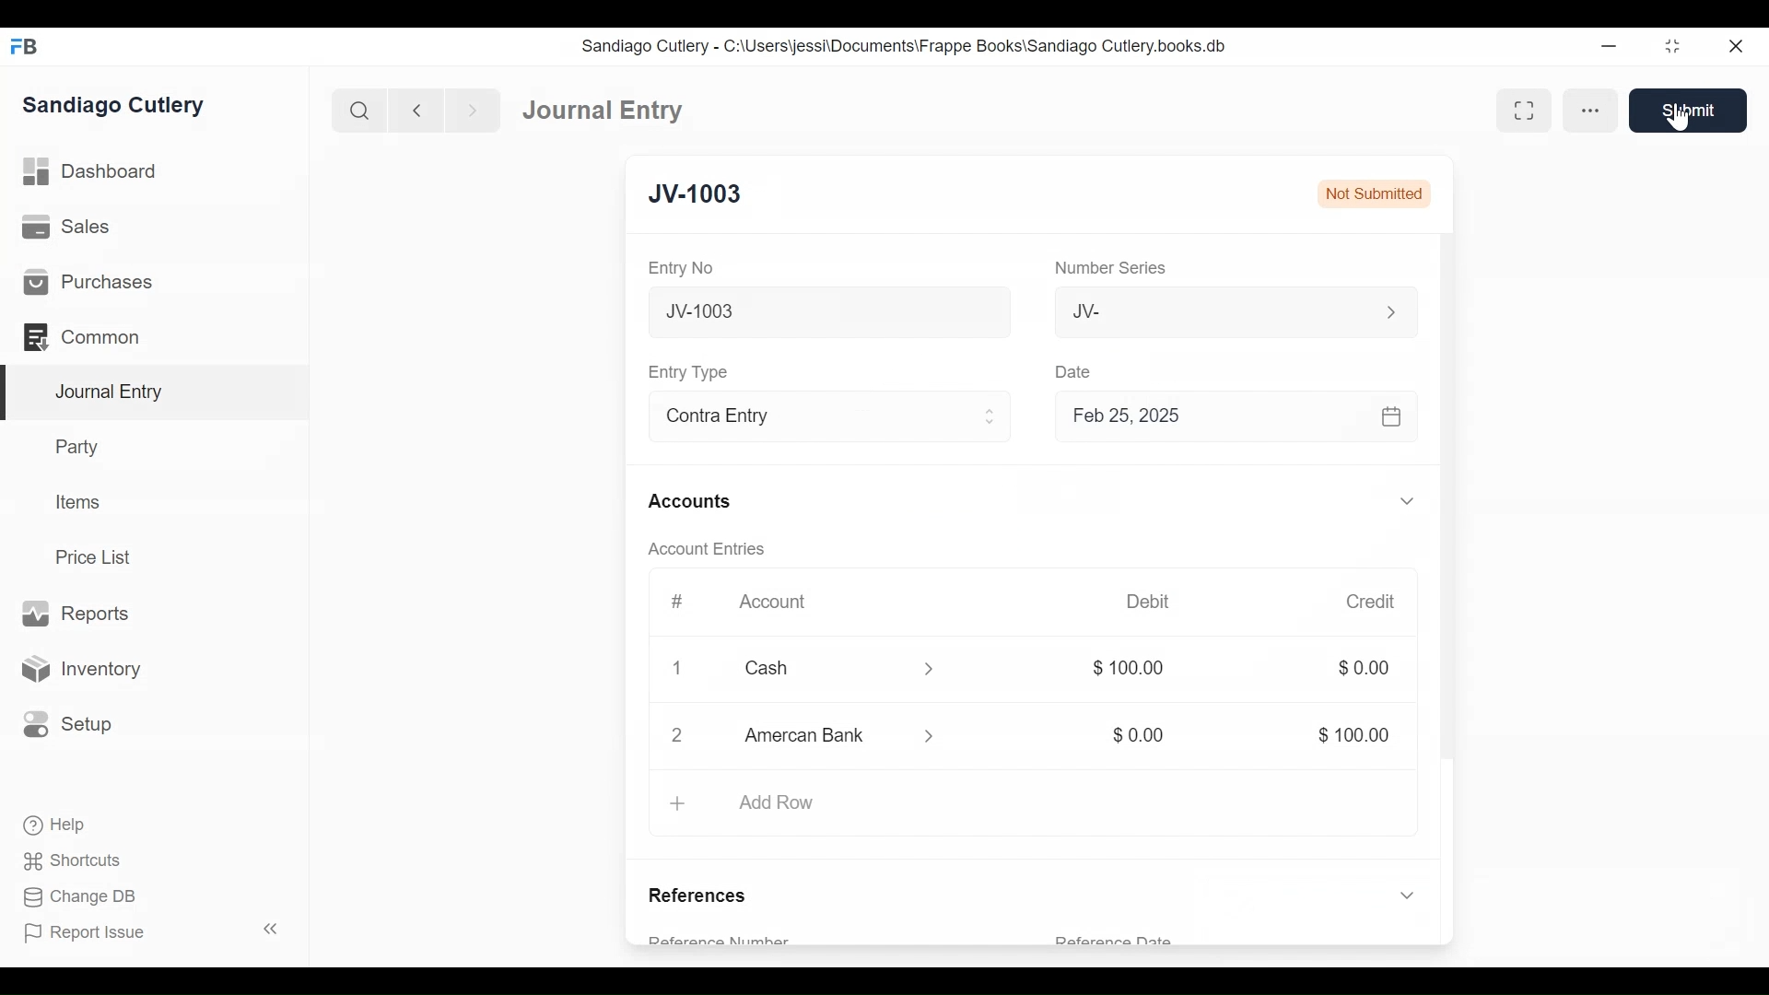 The height and width of the screenshot is (995, 1769). What do you see at coordinates (811, 739) in the screenshot?
I see `Amercan Bank` at bounding box center [811, 739].